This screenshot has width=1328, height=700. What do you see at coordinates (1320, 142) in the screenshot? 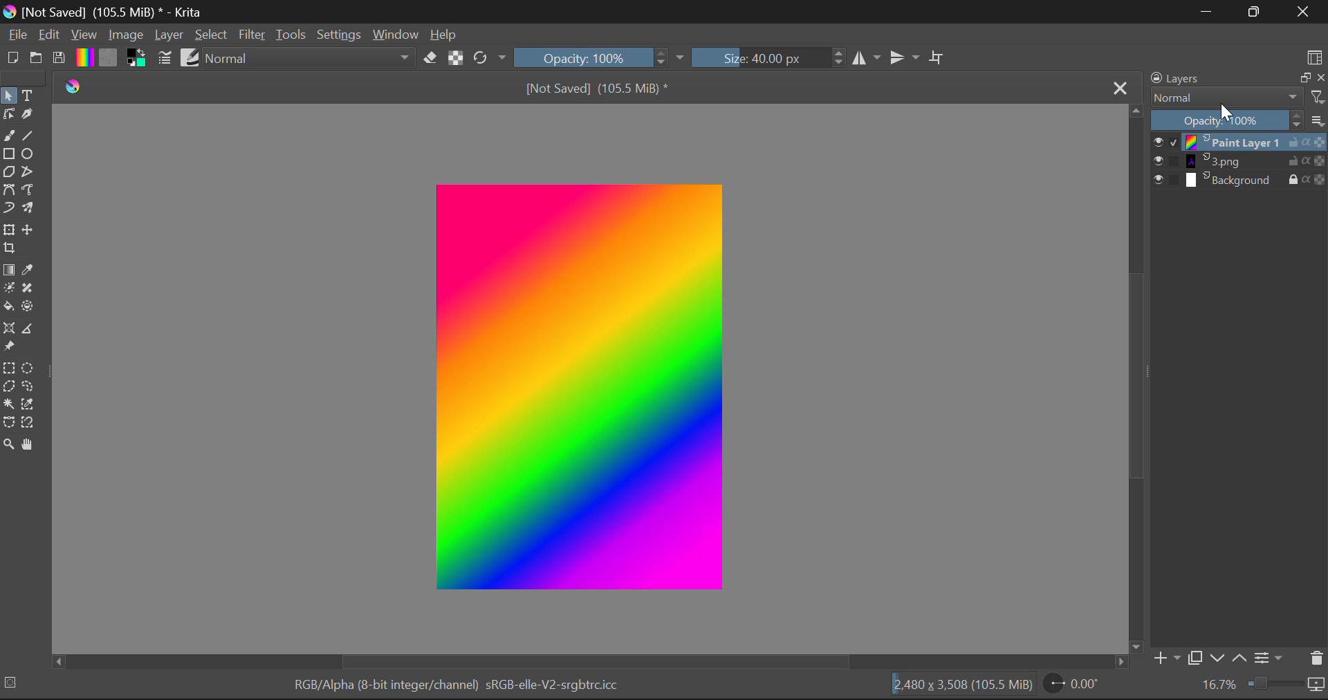
I see `Transparency ` at bounding box center [1320, 142].